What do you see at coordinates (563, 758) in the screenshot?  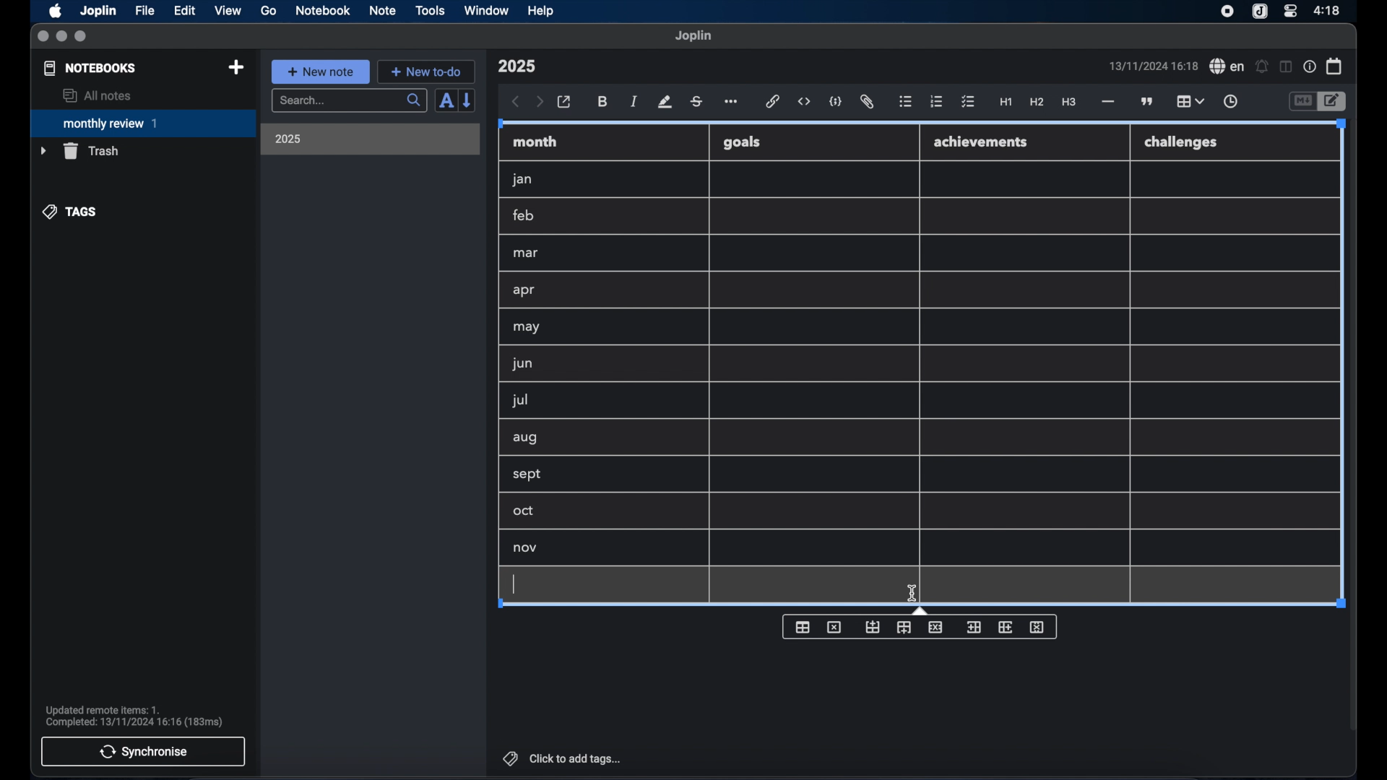 I see `click to add tags` at bounding box center [563, 758].